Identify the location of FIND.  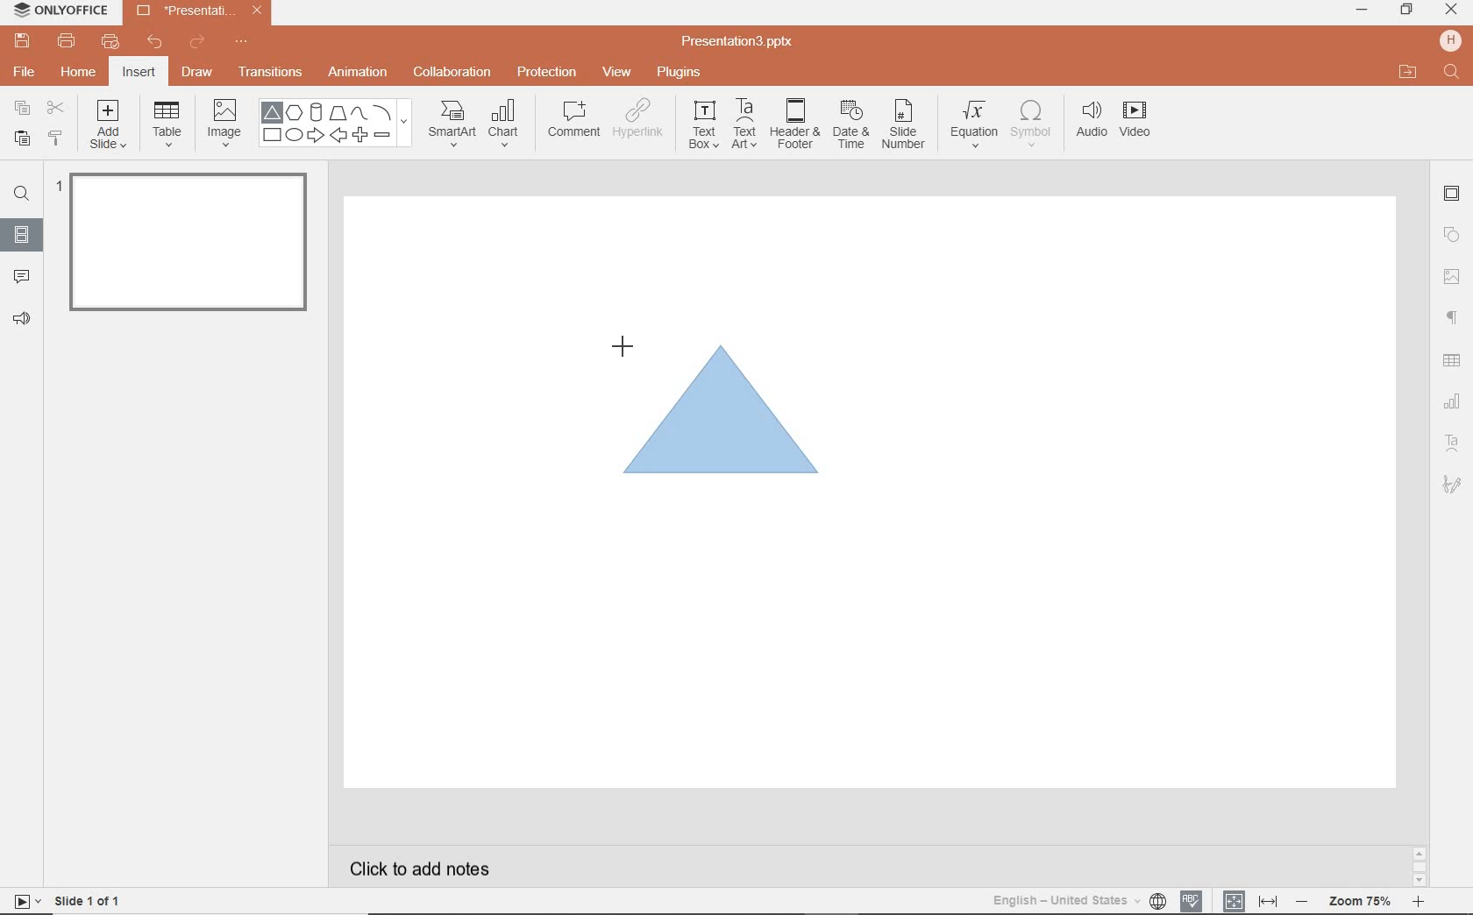
(21, 196).